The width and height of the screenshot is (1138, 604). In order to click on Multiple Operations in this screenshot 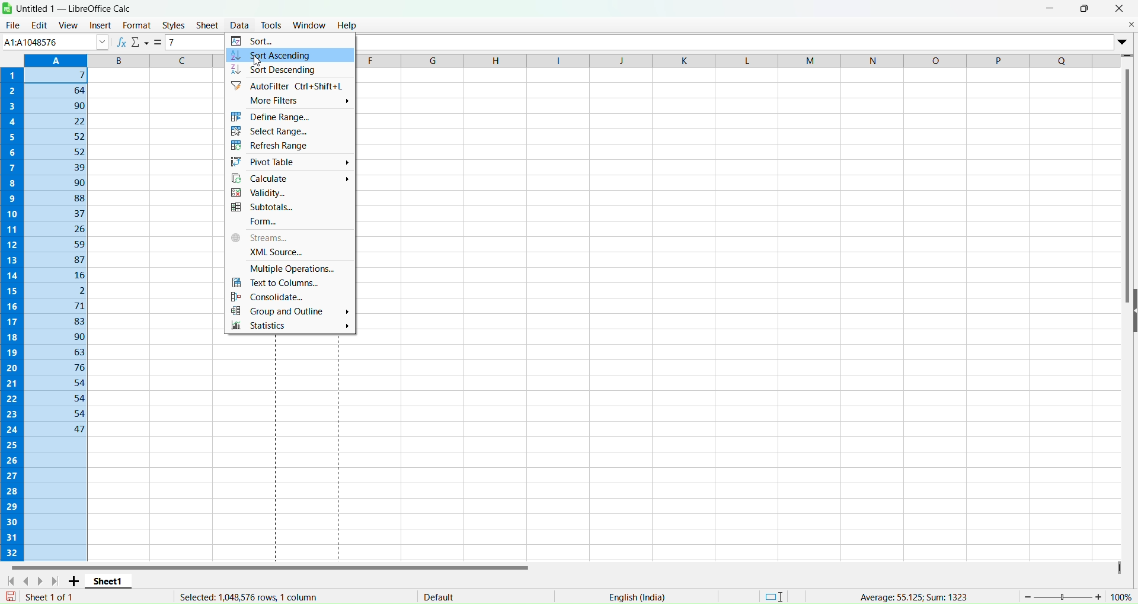, I will do `click(290, 268)`.